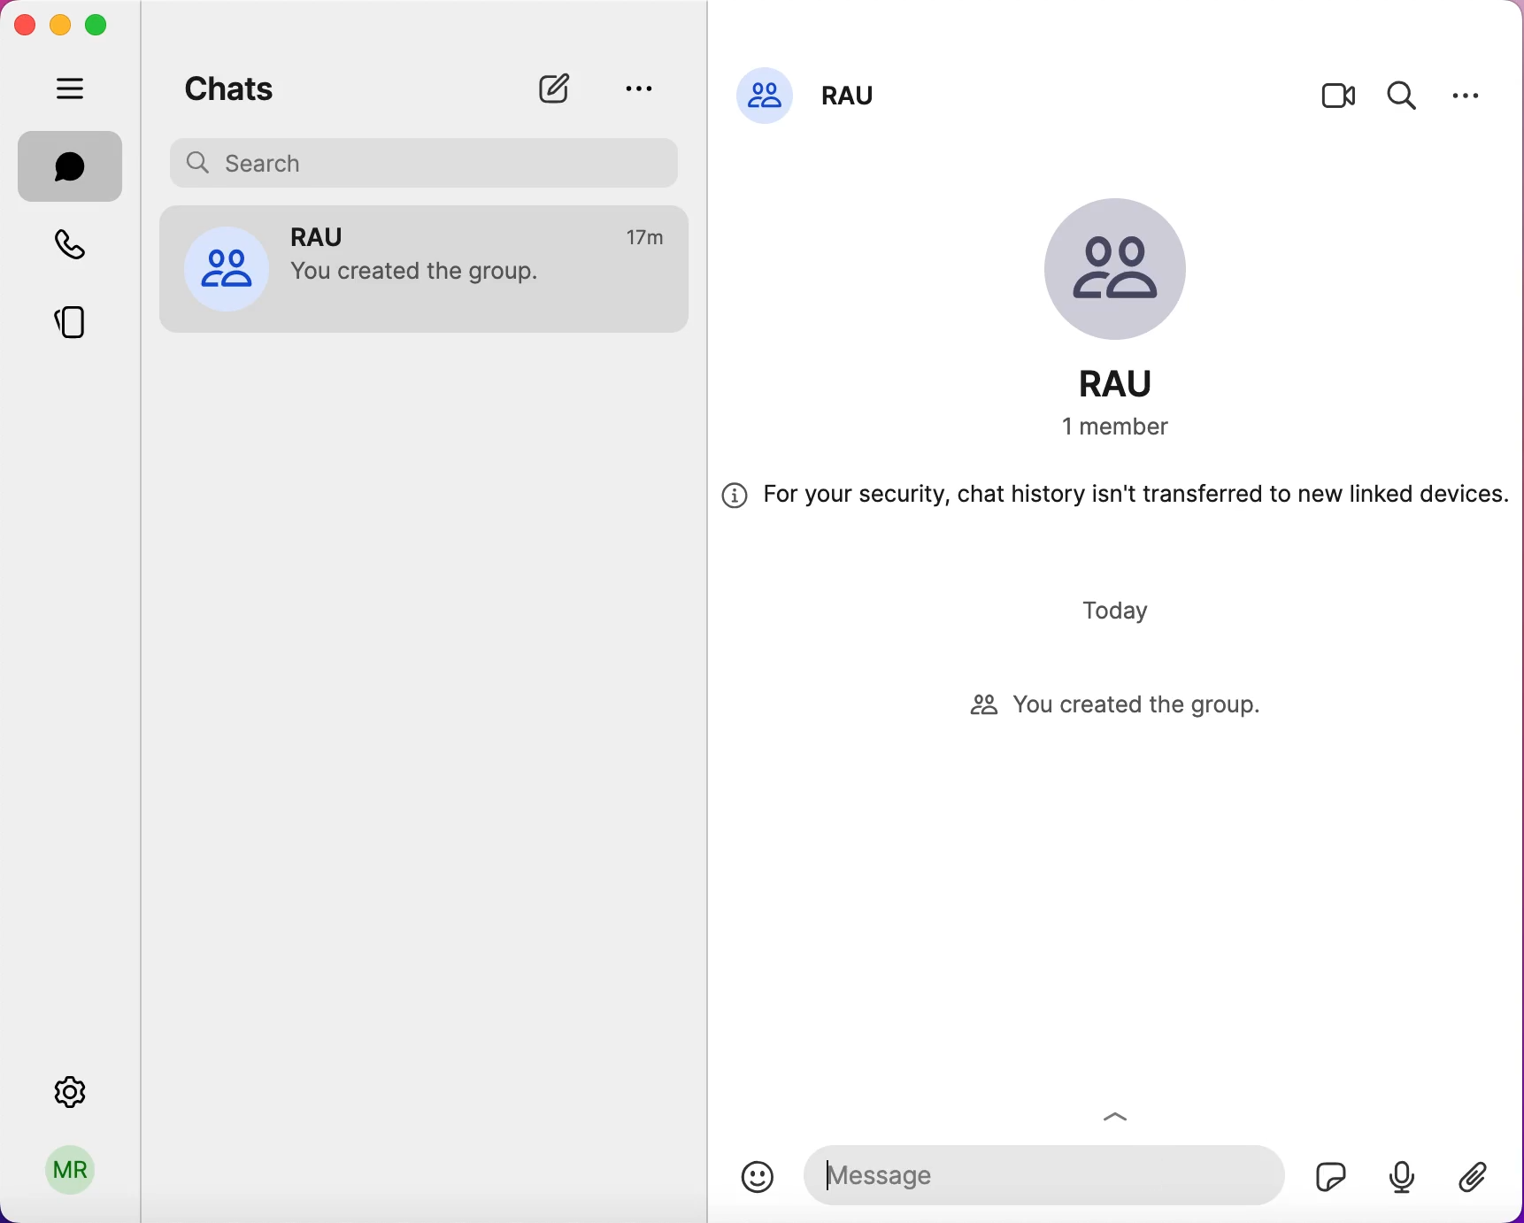 Image resolution: width=1524 pixels, height=1223 pixels. What do you see at coordinates (71, 166) in the screenshot?
I see `chats` at bounding box center [71, 166].